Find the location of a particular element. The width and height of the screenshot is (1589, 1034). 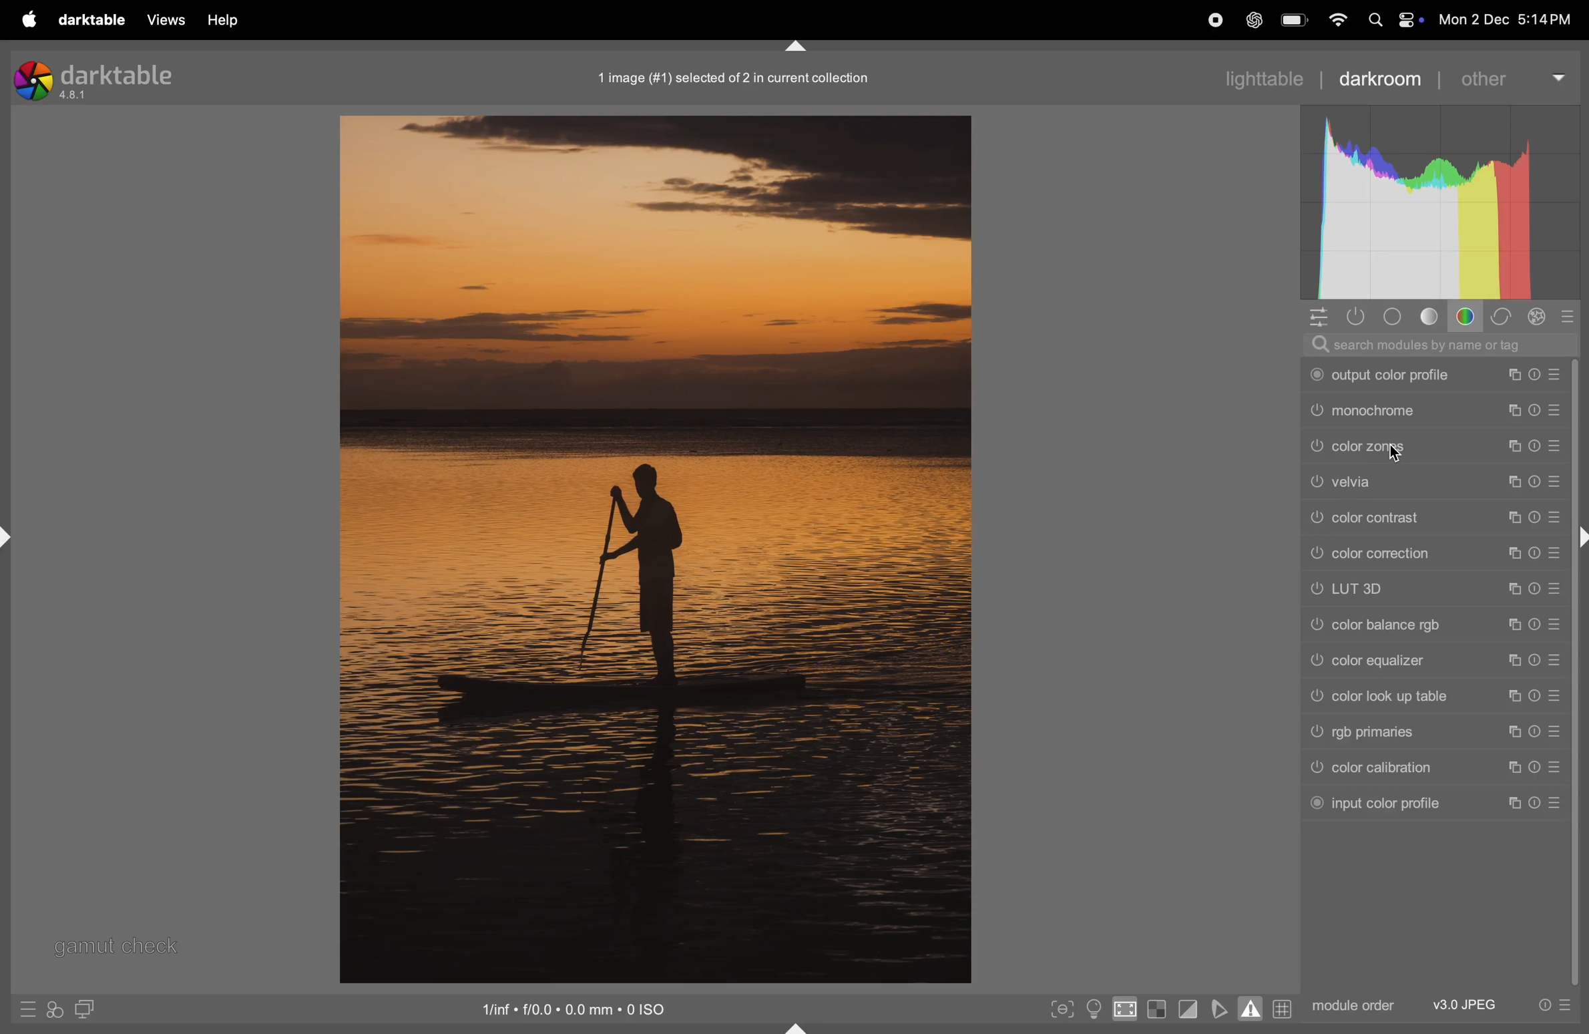

color equalizer is located at coordinates (1393, 663).